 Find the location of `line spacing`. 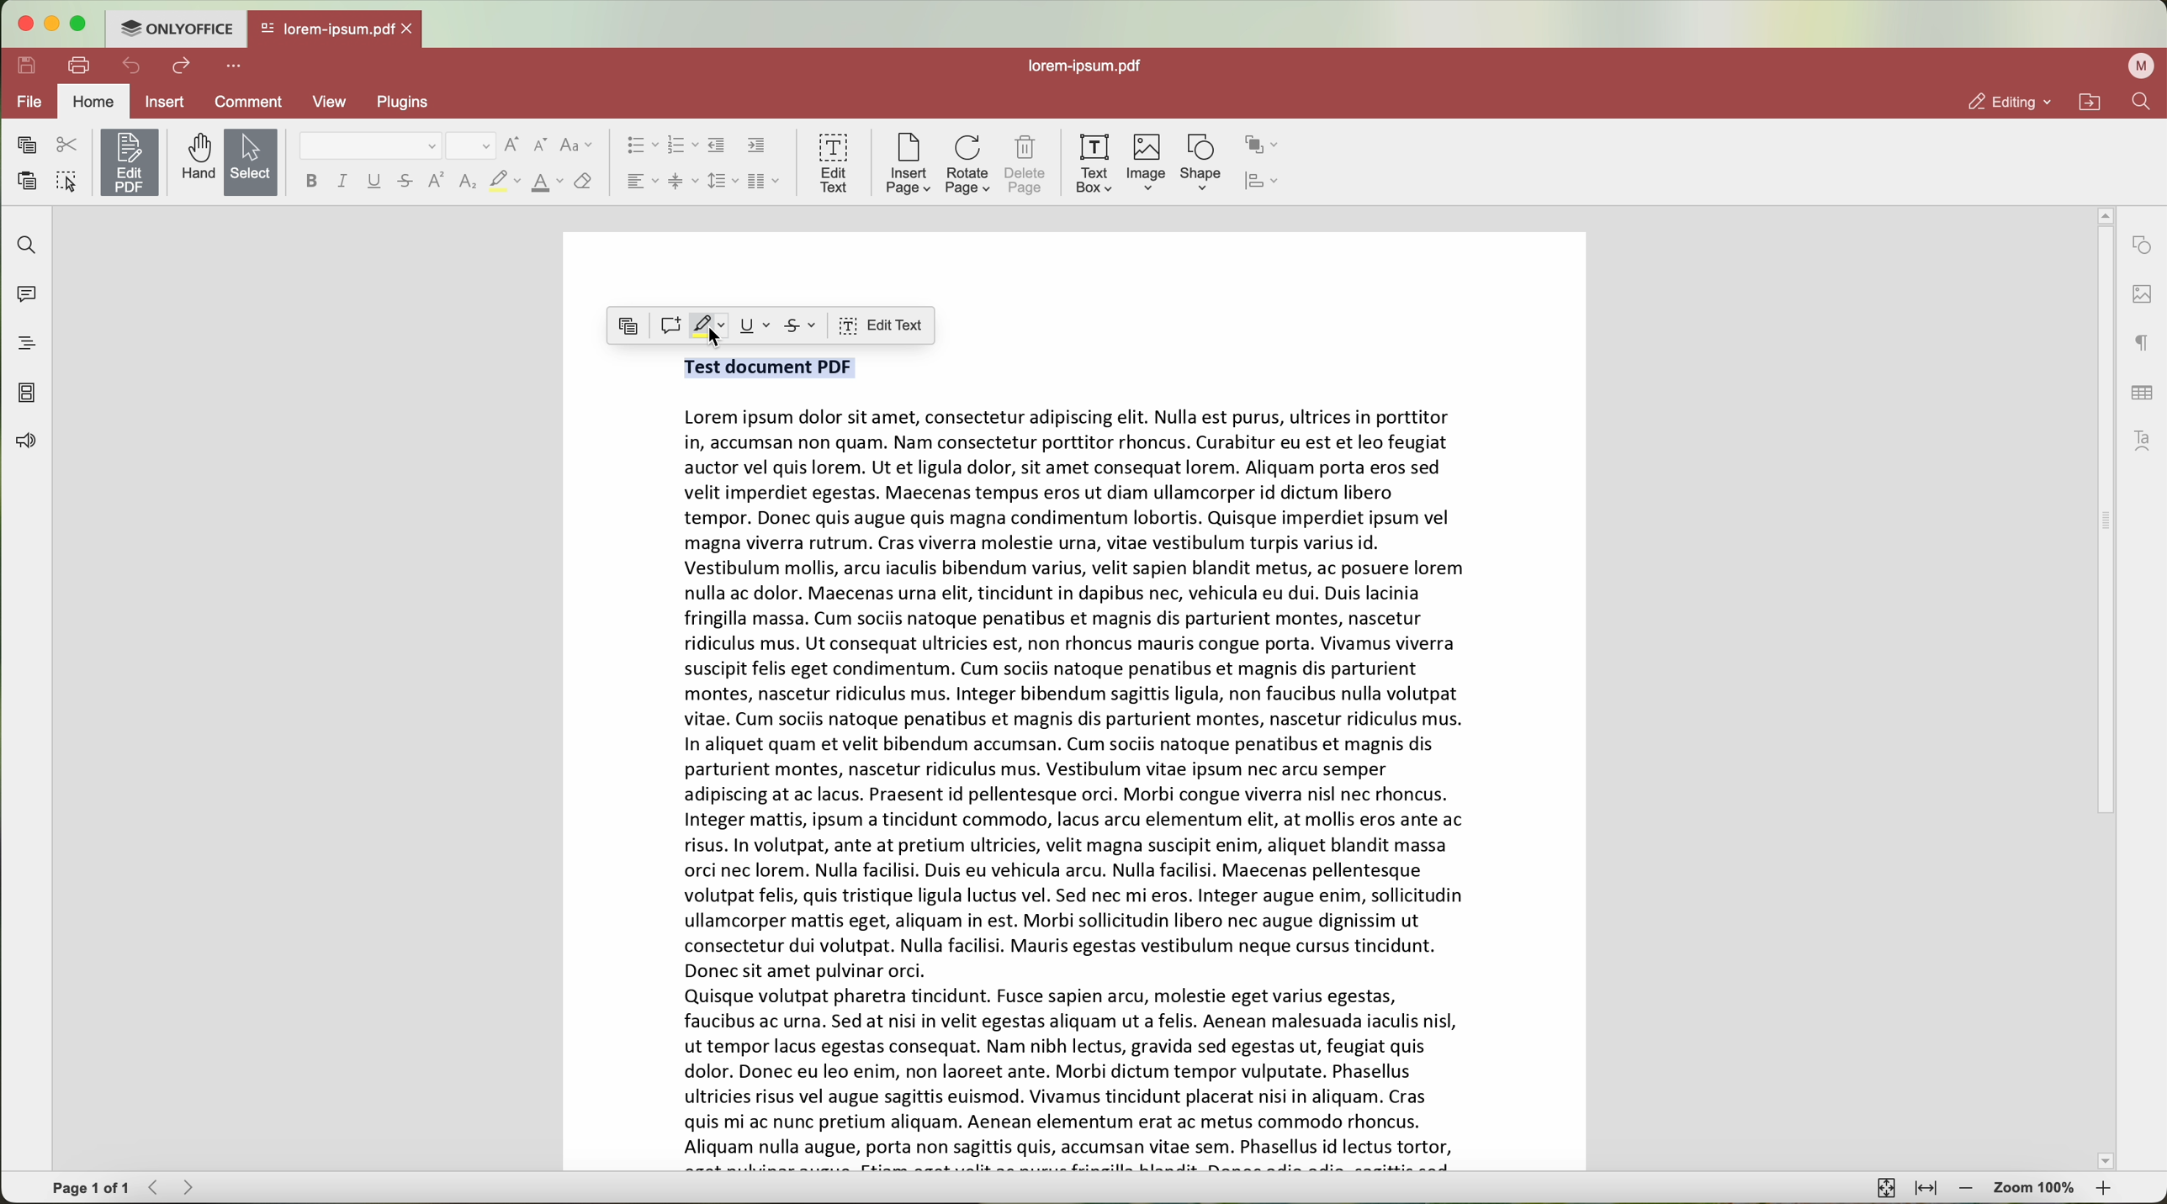

line spacing is located at coordinates (723, 182).